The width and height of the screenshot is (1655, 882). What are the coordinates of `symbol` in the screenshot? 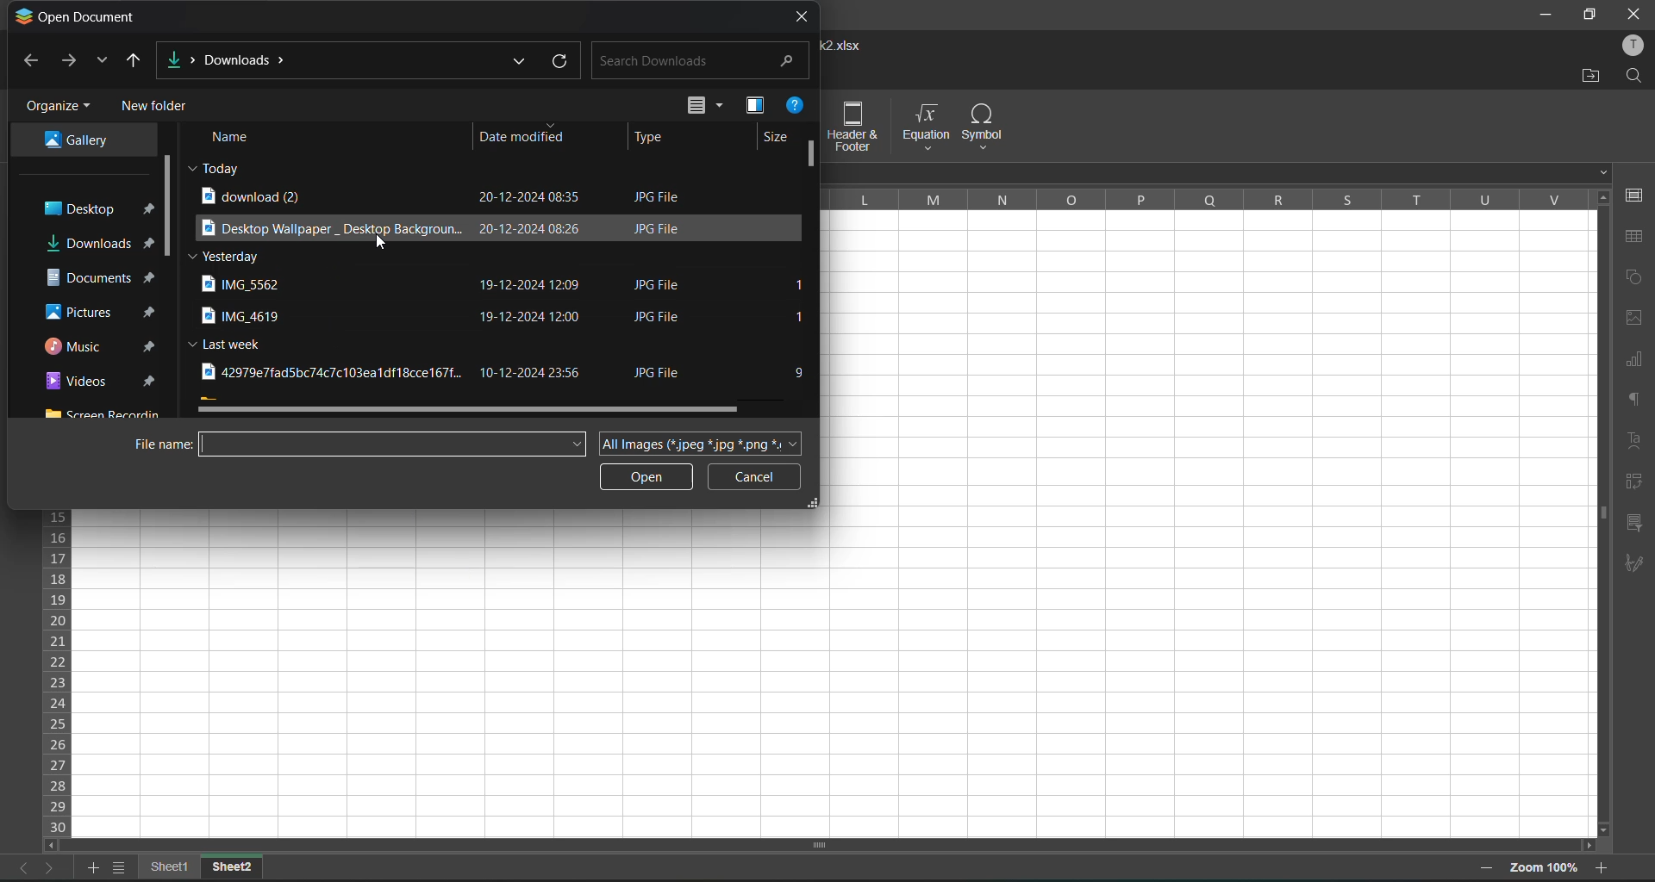 It's located at (982, 127).